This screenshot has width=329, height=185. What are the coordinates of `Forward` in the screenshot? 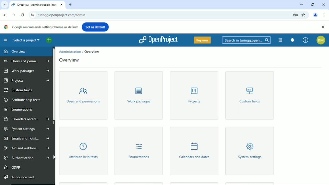 It's located at (13, 15).